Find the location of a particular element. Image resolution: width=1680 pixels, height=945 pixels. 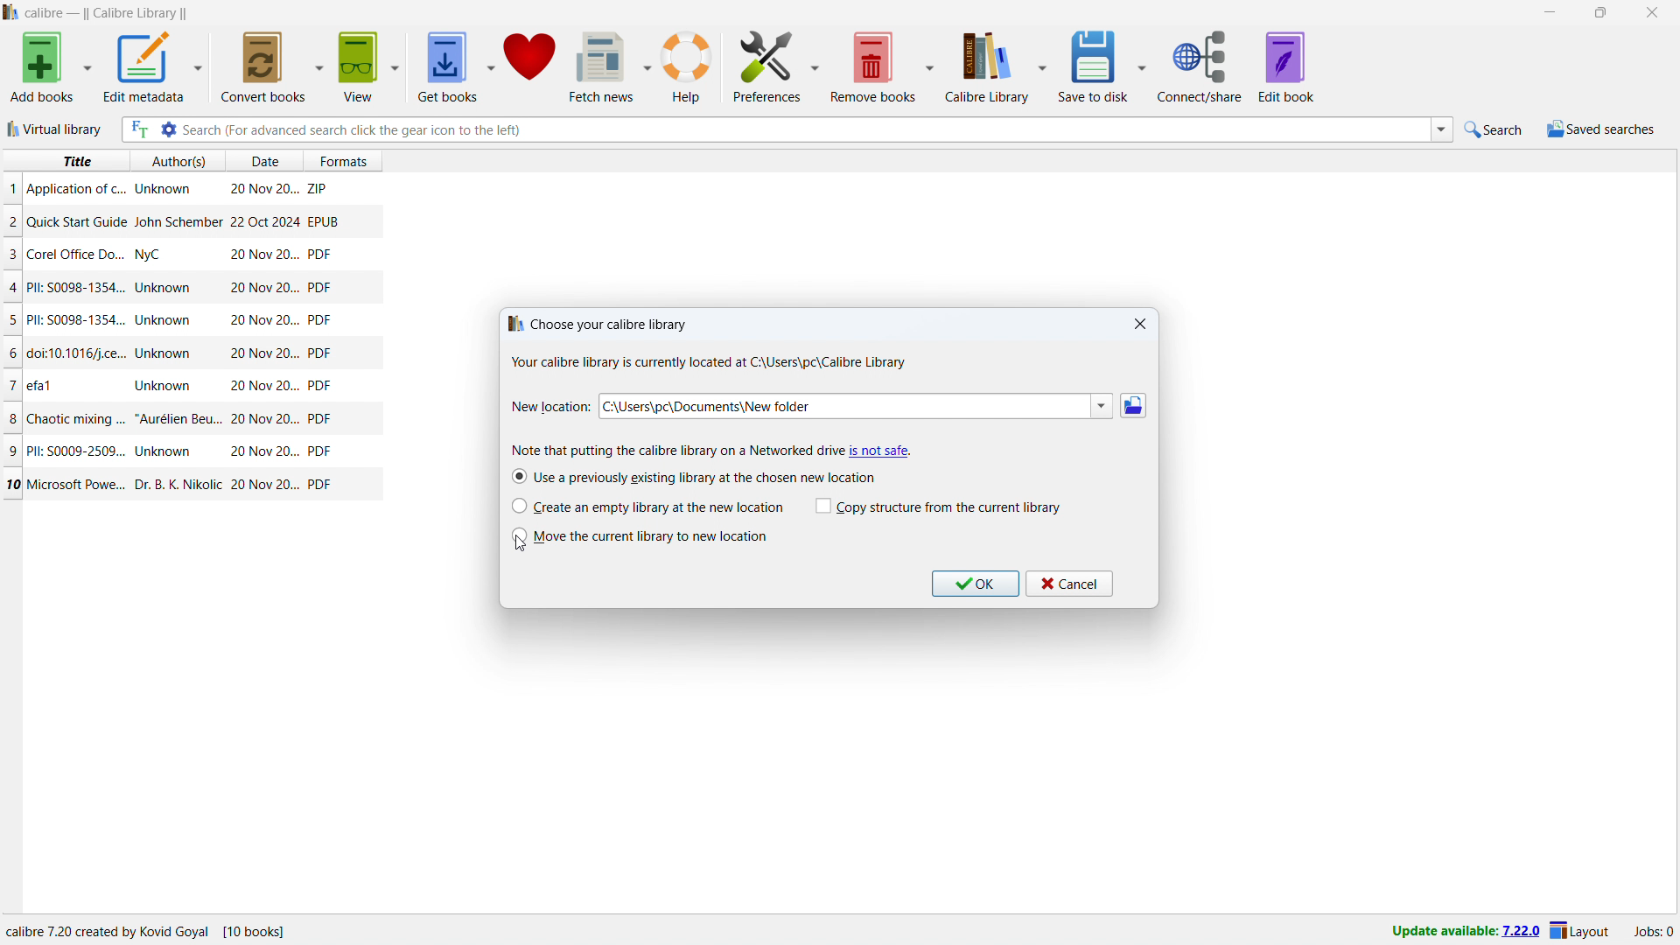

edit book is located at coordinates (1287, 66).